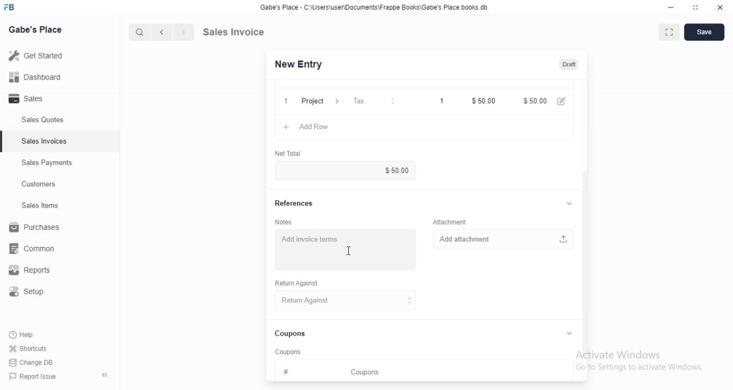 The width and height of the screenshot is (733, 390). I want to click on PP Report Issue., so click(37, 379).